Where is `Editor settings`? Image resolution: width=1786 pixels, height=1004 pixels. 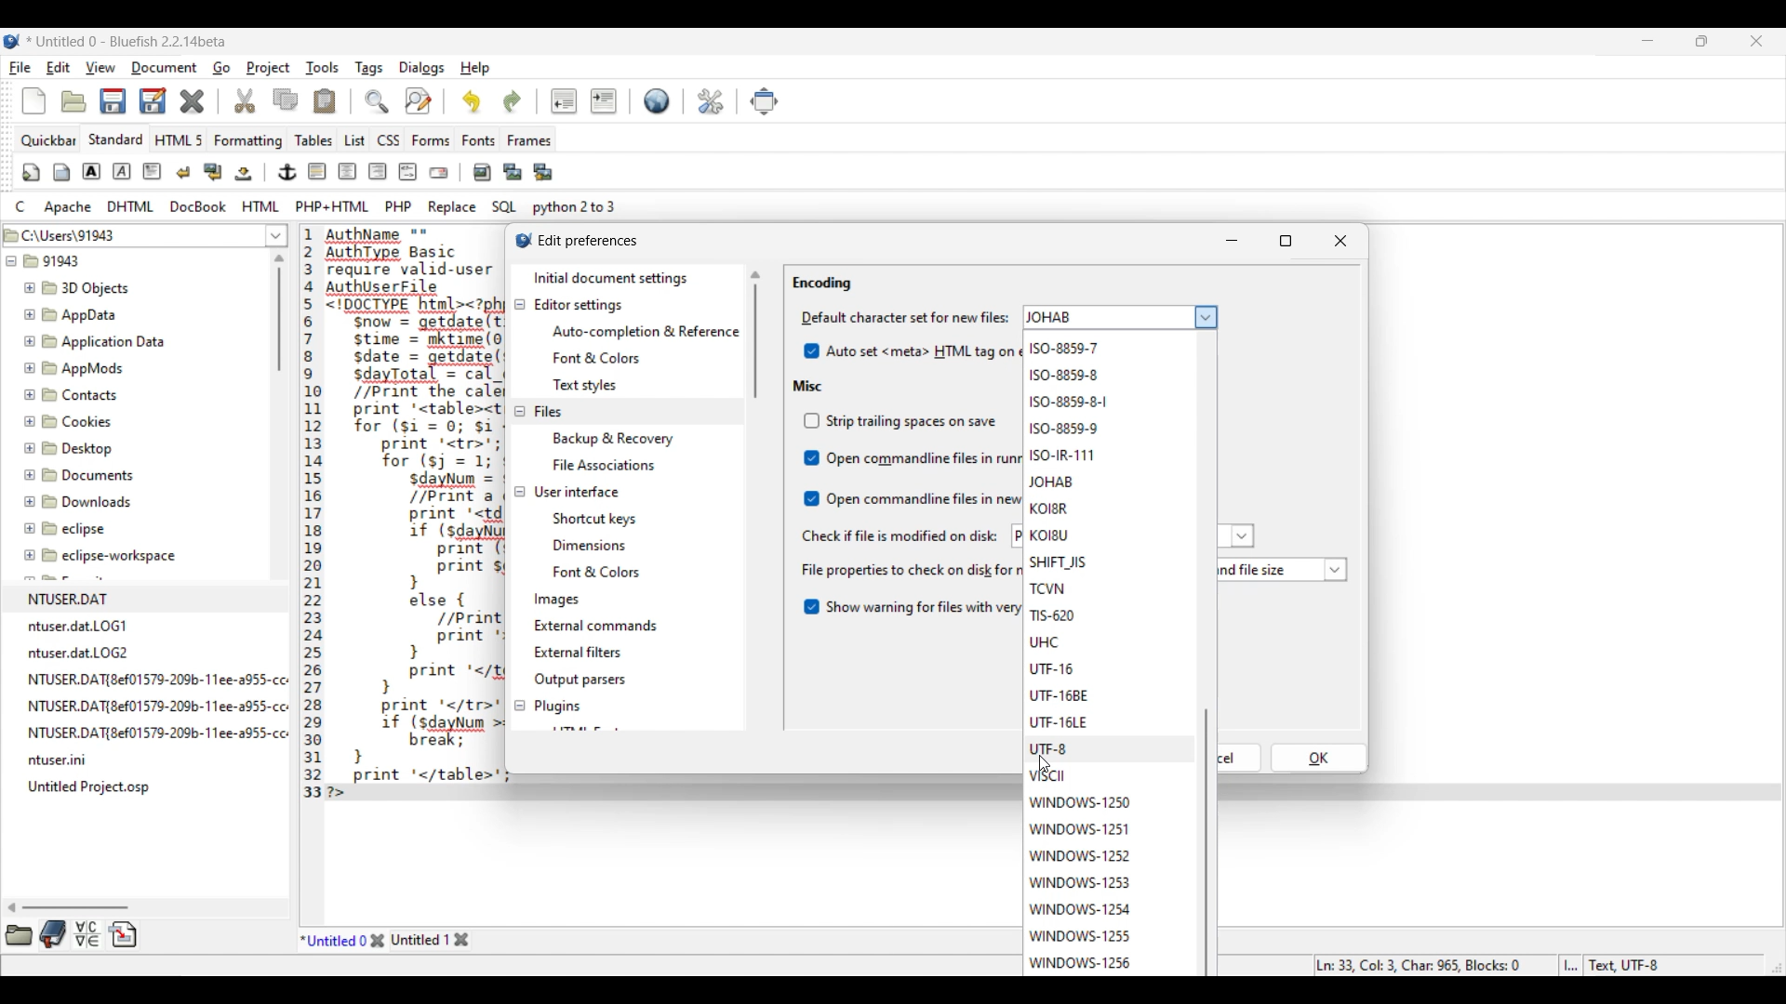
Editor settings is located at coordinates (580, 305).